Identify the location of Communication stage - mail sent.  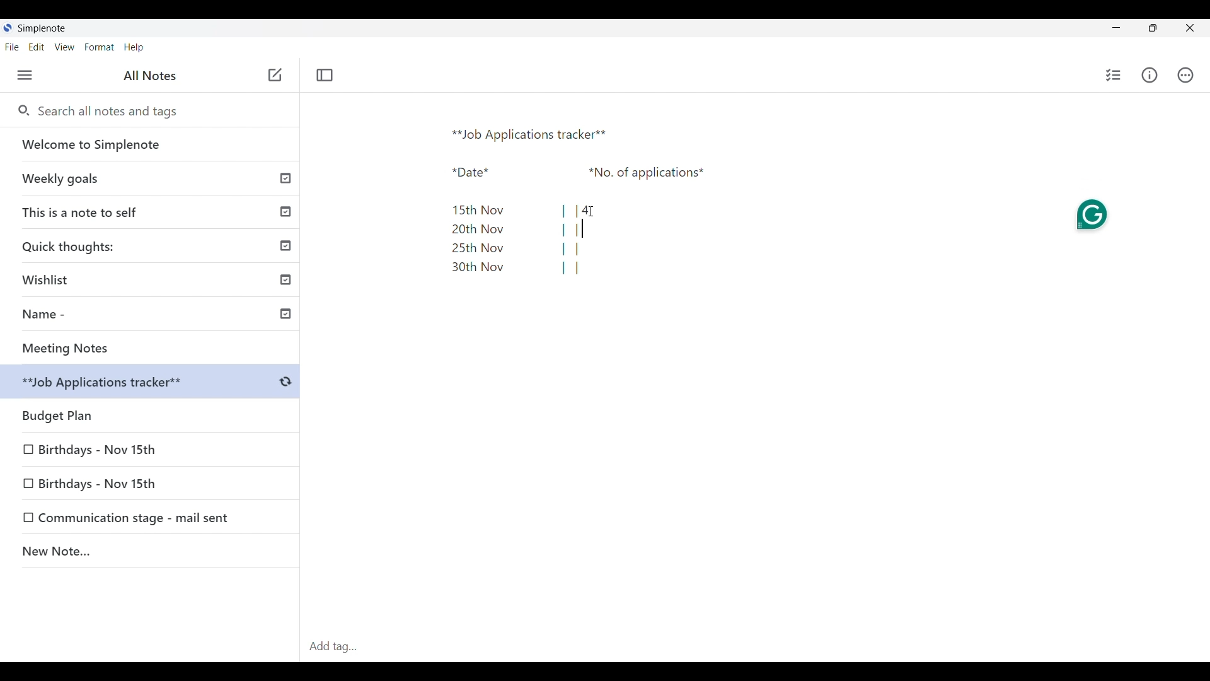
(138, 518).